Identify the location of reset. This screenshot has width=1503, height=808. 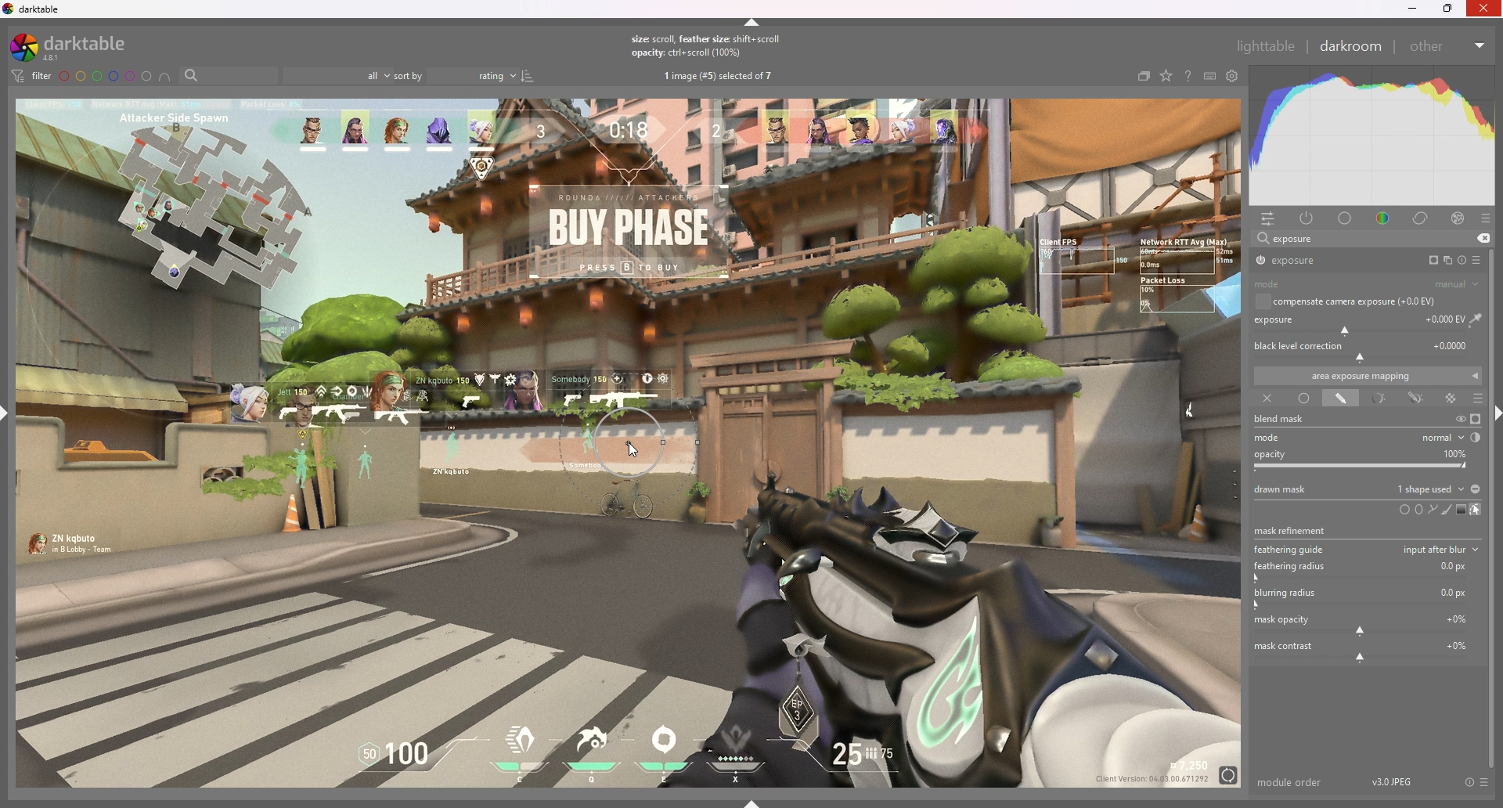
(1469, 783).